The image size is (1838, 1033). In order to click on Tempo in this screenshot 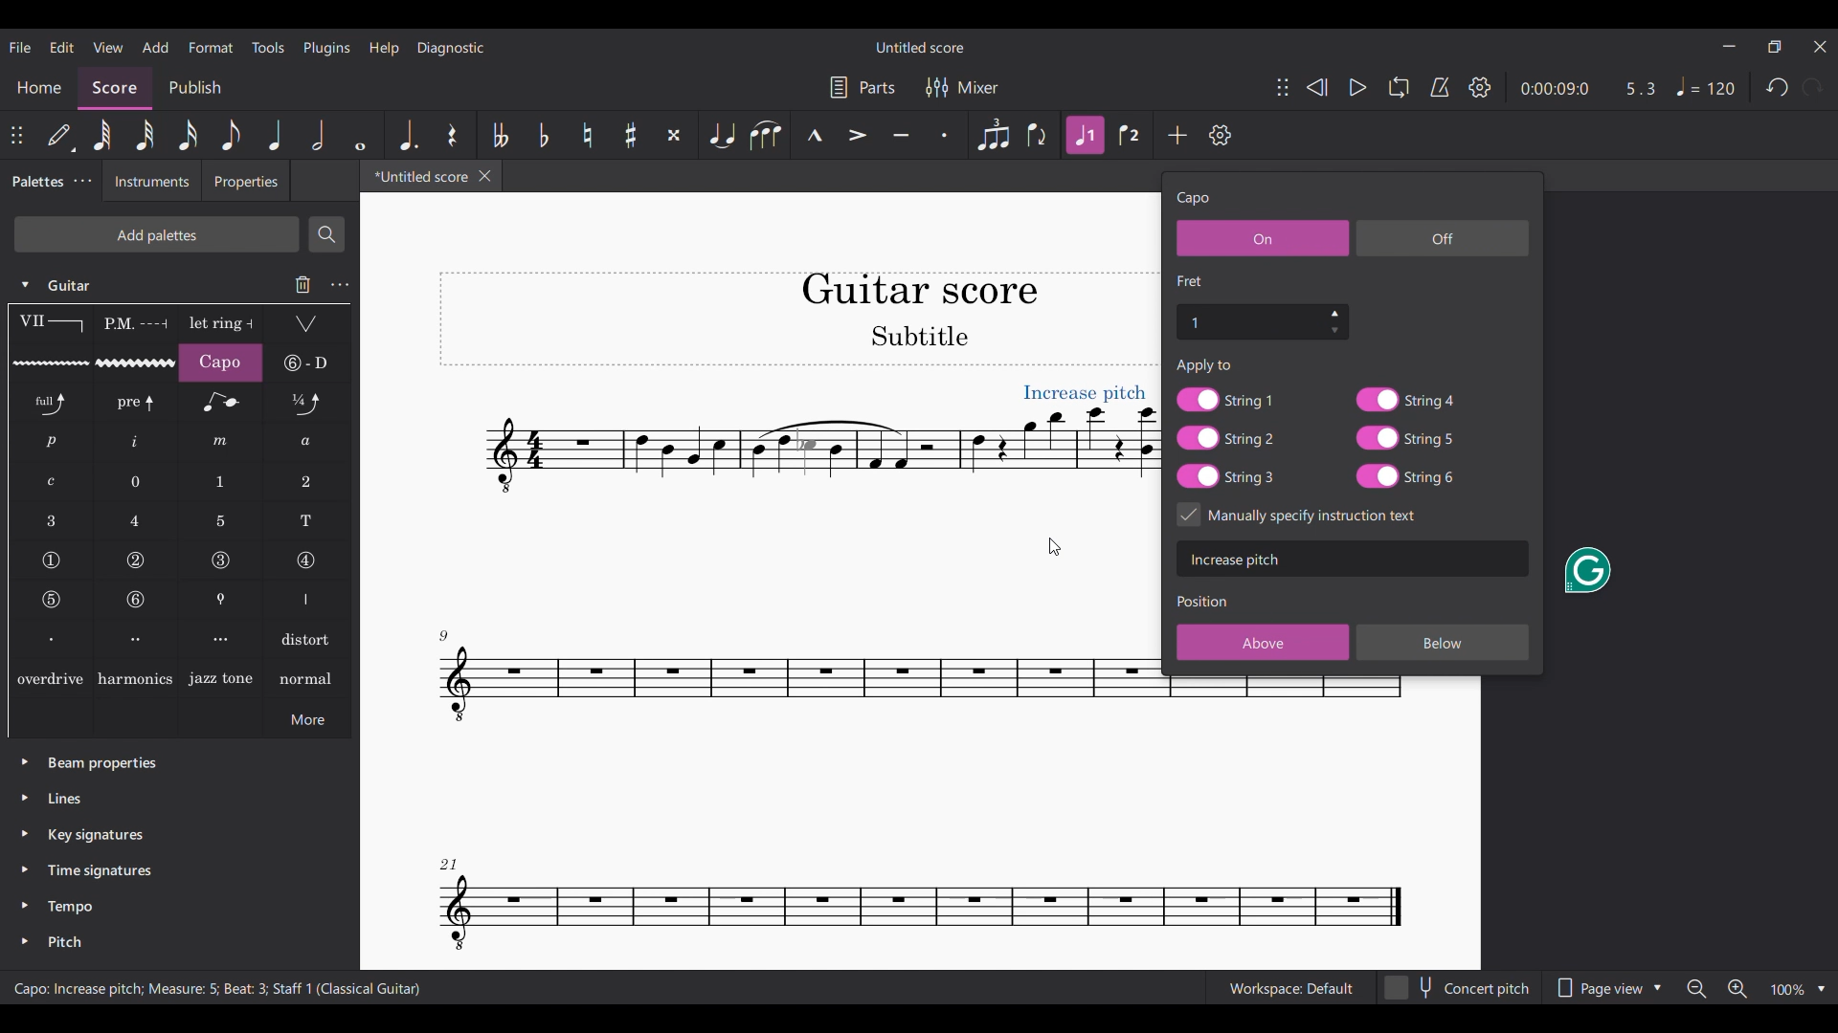, I will do `click(1704, 86)`.